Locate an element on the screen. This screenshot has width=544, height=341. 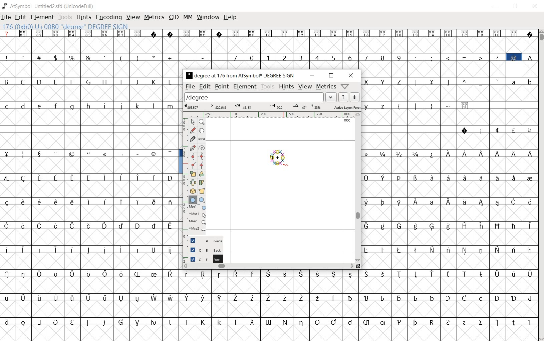
empty glyph slots is located at coordinates (448, 165).